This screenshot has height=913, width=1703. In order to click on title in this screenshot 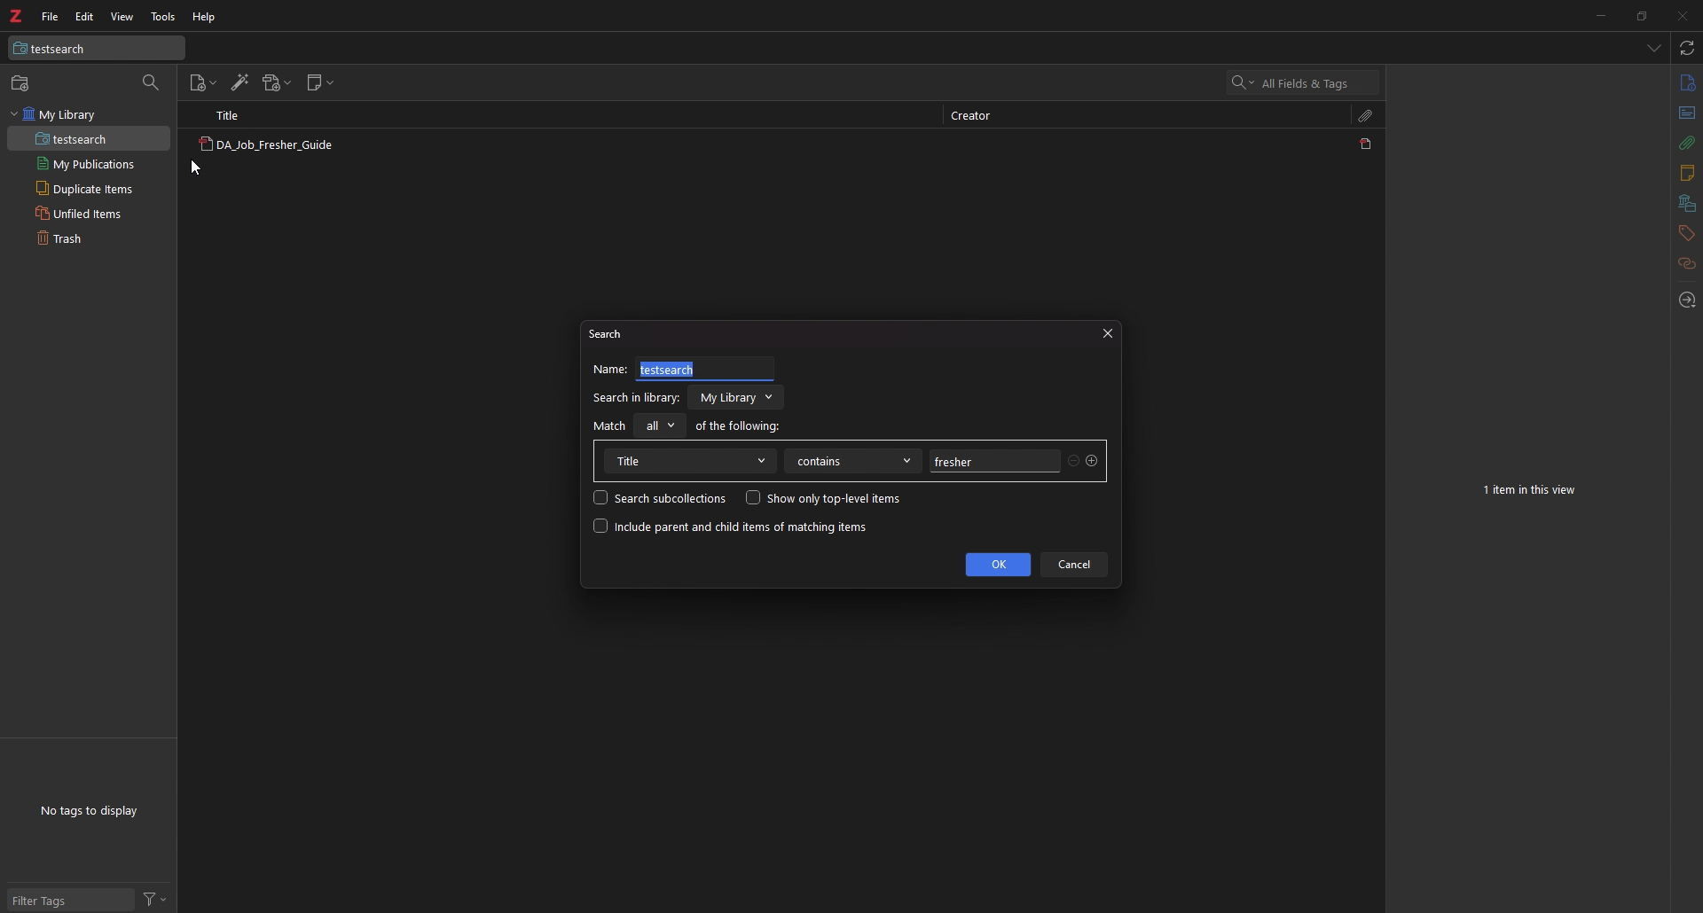, I will do `click(237, 115)`.